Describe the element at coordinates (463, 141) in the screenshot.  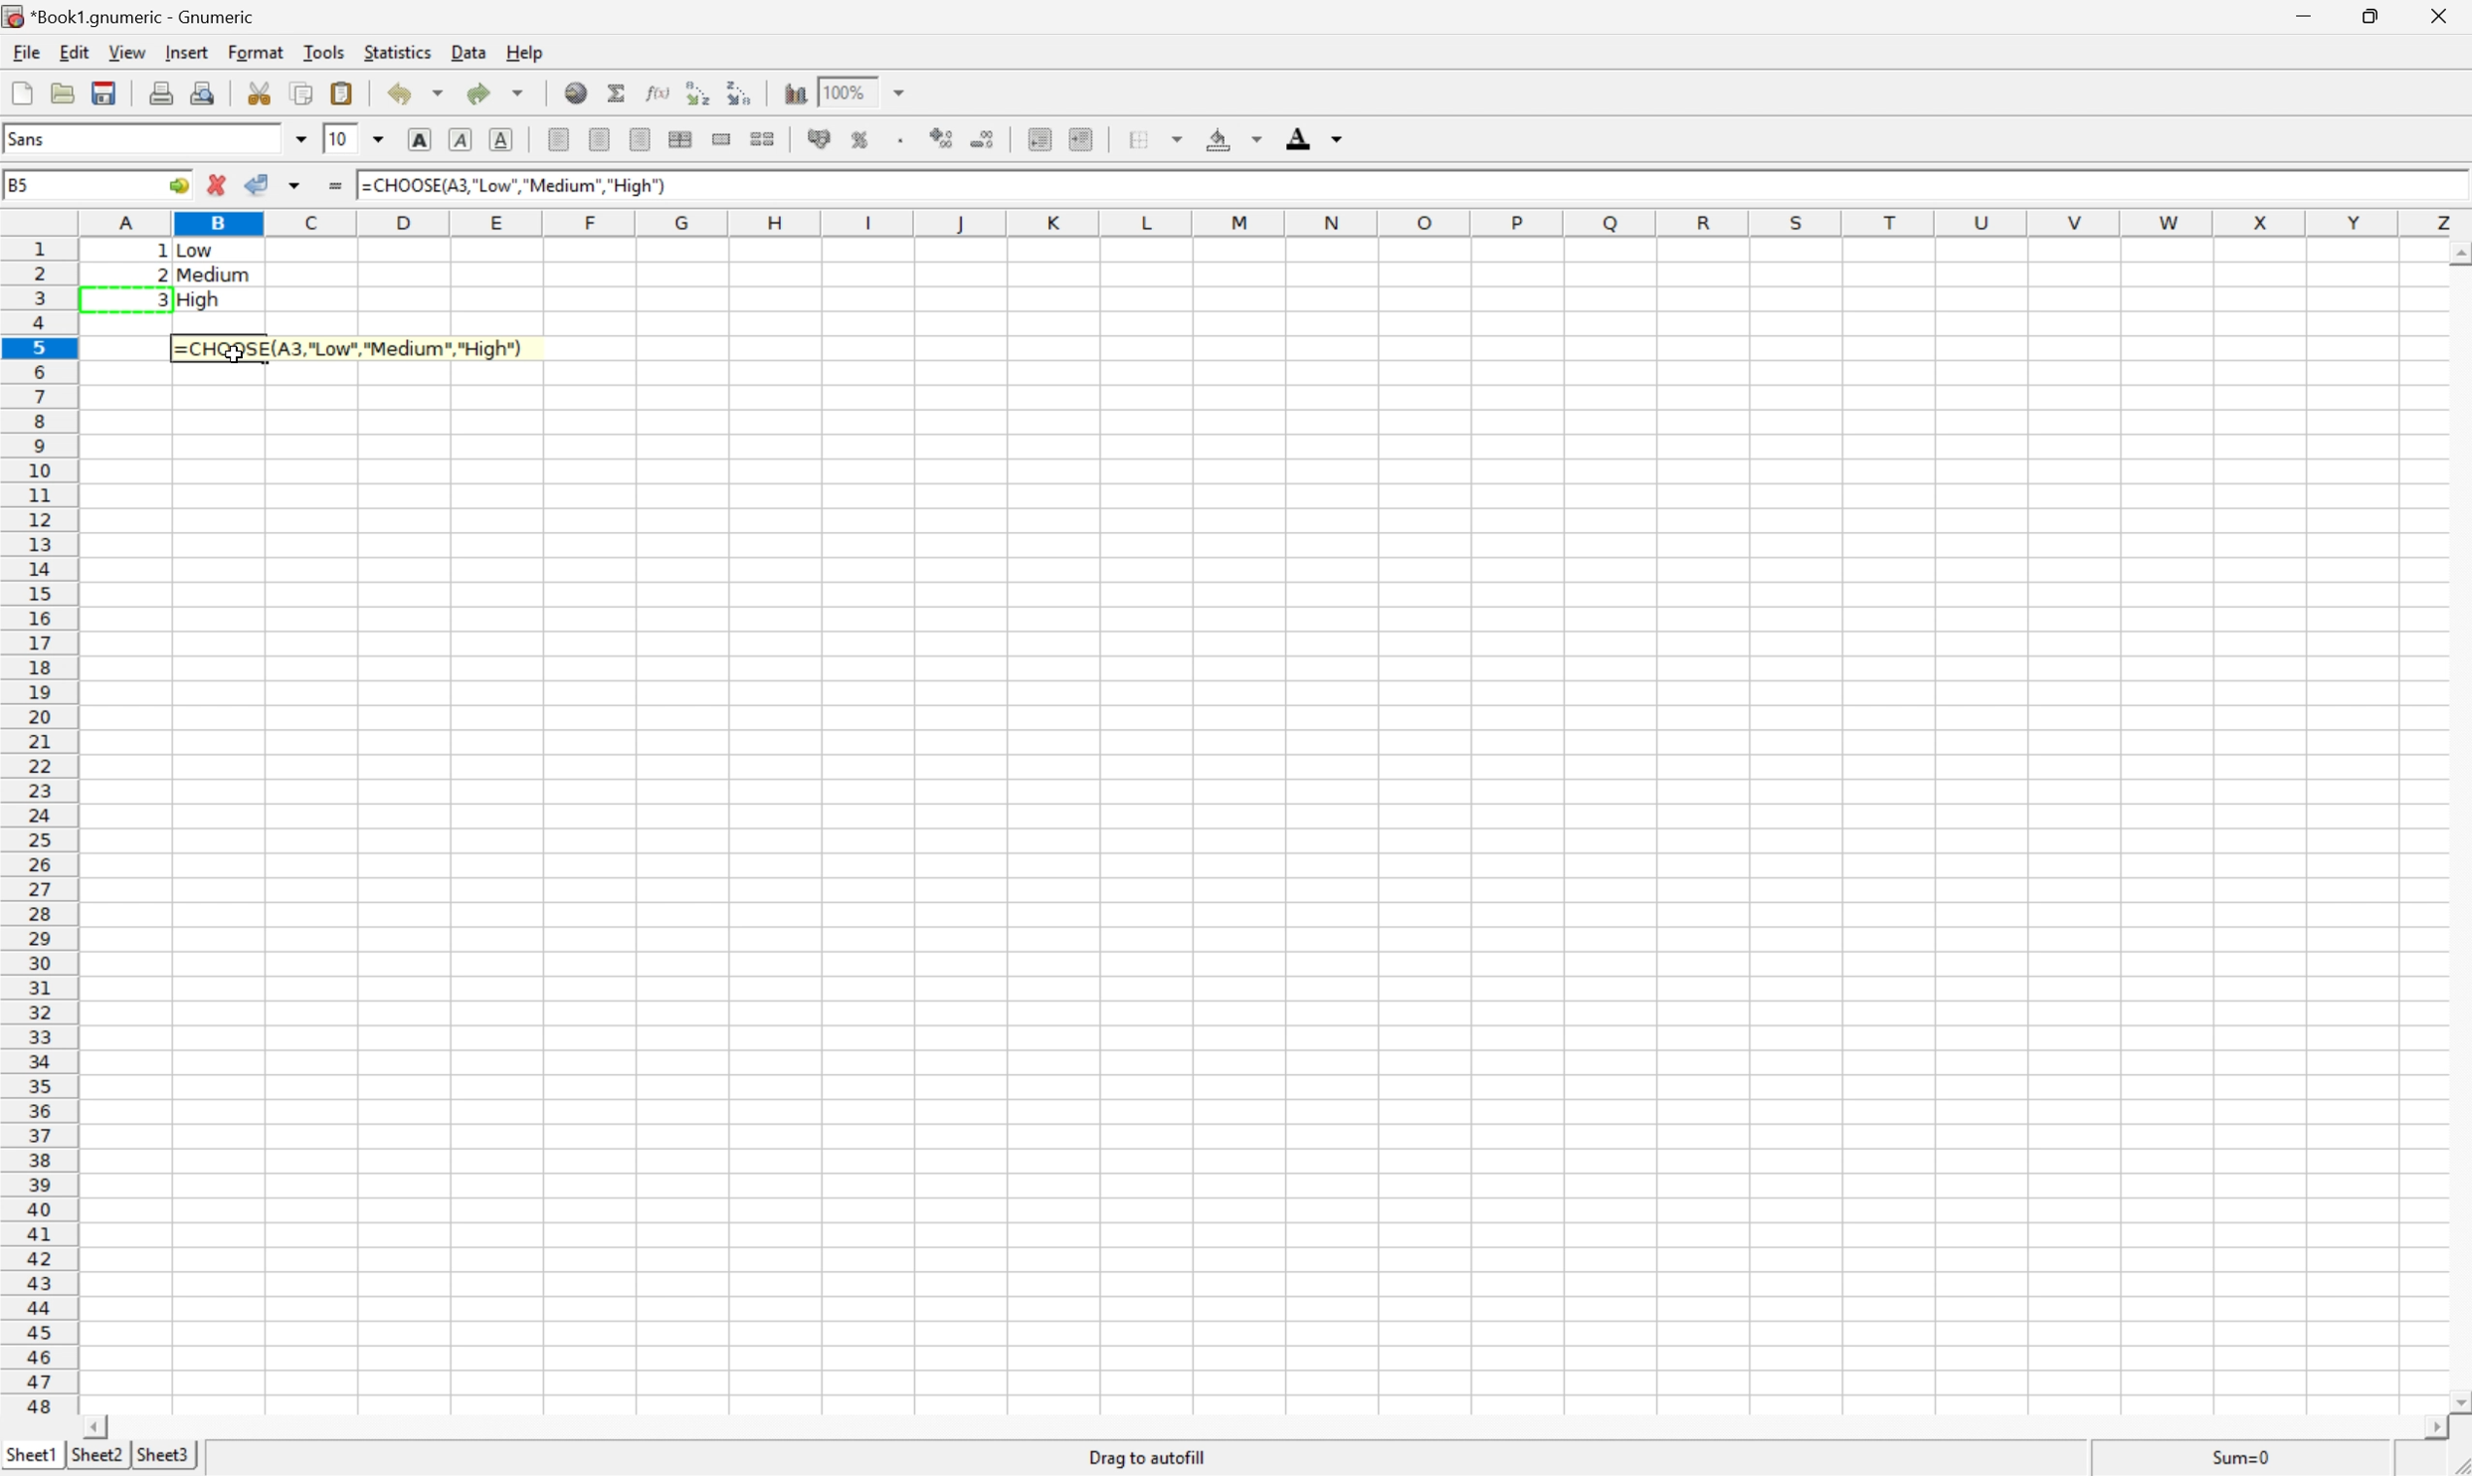
I see `Italic` at that location.